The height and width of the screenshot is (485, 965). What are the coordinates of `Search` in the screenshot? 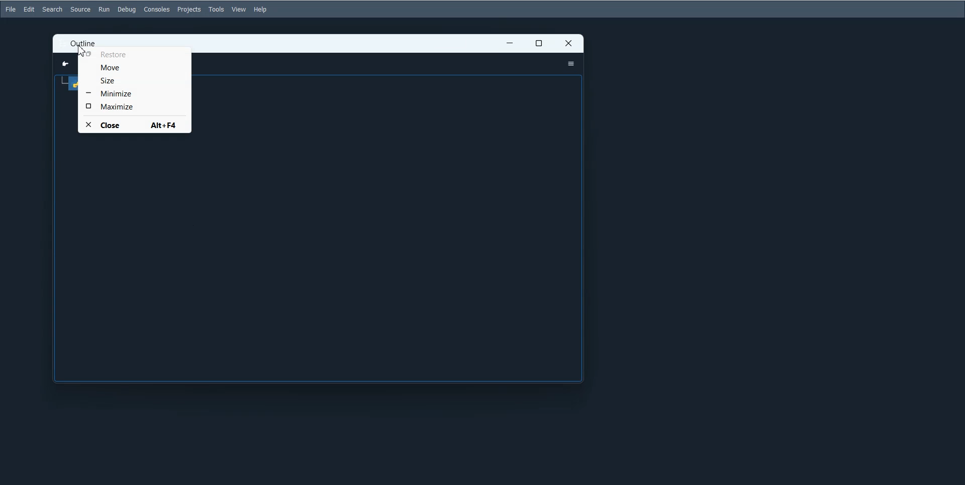 It's located at (52, 9).